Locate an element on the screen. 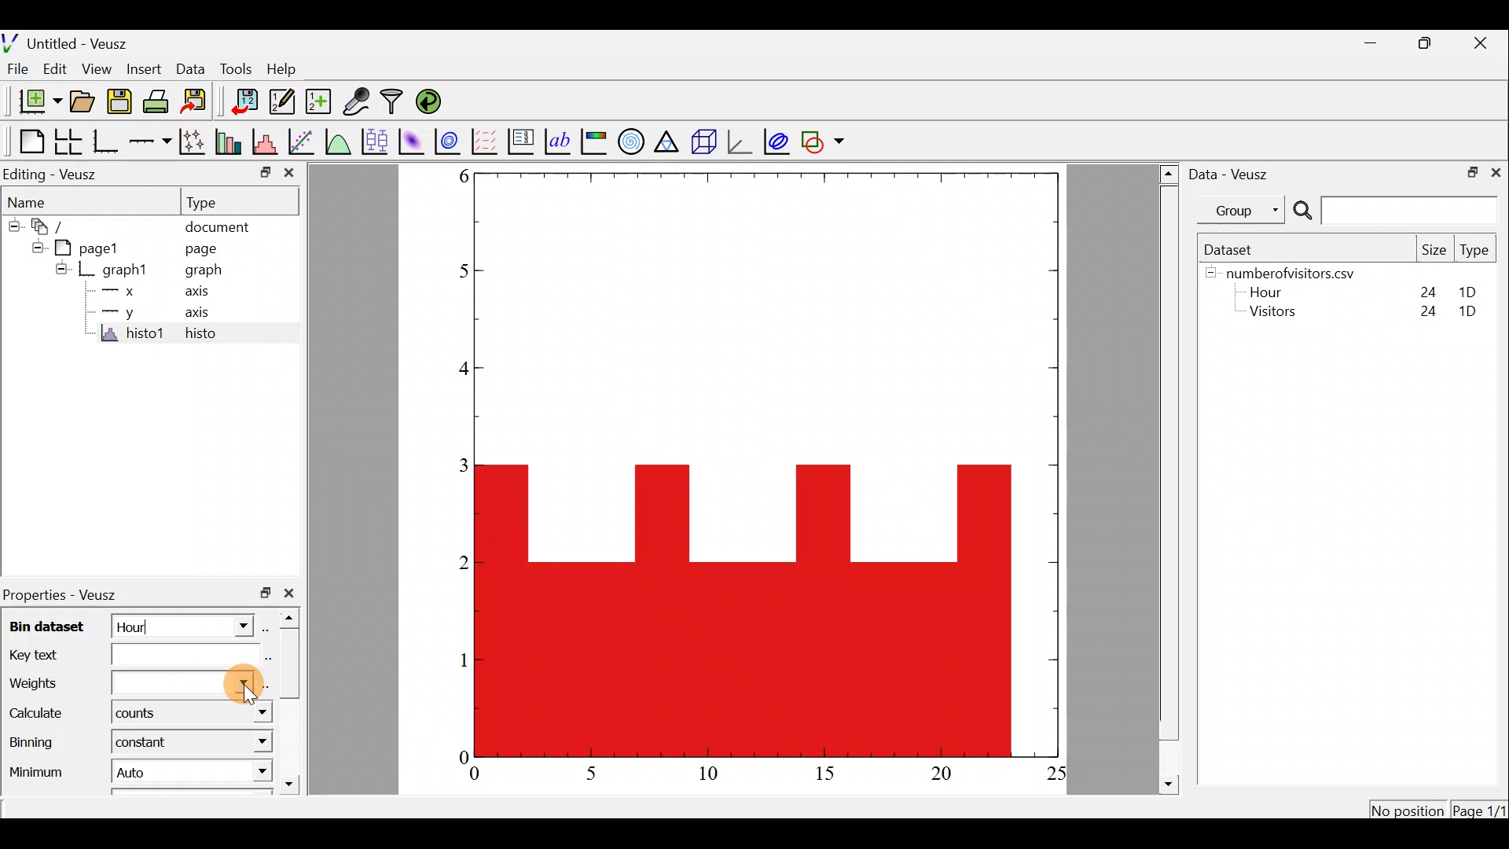 This screenshot has height=849, width=1509. restore down is located at coordinates (259, 174).